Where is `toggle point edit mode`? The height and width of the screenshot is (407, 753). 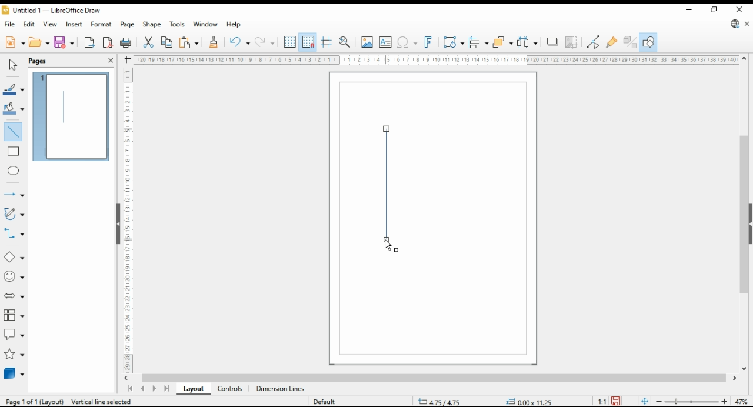
toggle point edit mode is located at coordinates (594, 42).